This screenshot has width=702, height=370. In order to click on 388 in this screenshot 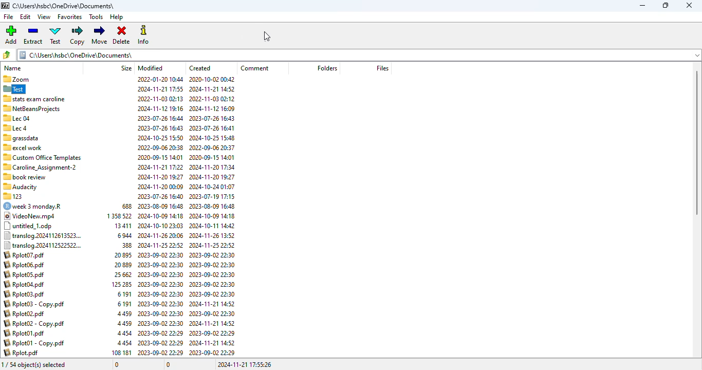, I will do `click(126, 246)`.